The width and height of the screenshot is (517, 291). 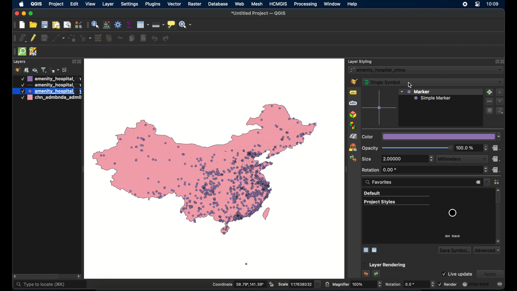 What do you see at coordinates (353, 159) in the screenshot?
I see `history` at bounding box center [353, 159].